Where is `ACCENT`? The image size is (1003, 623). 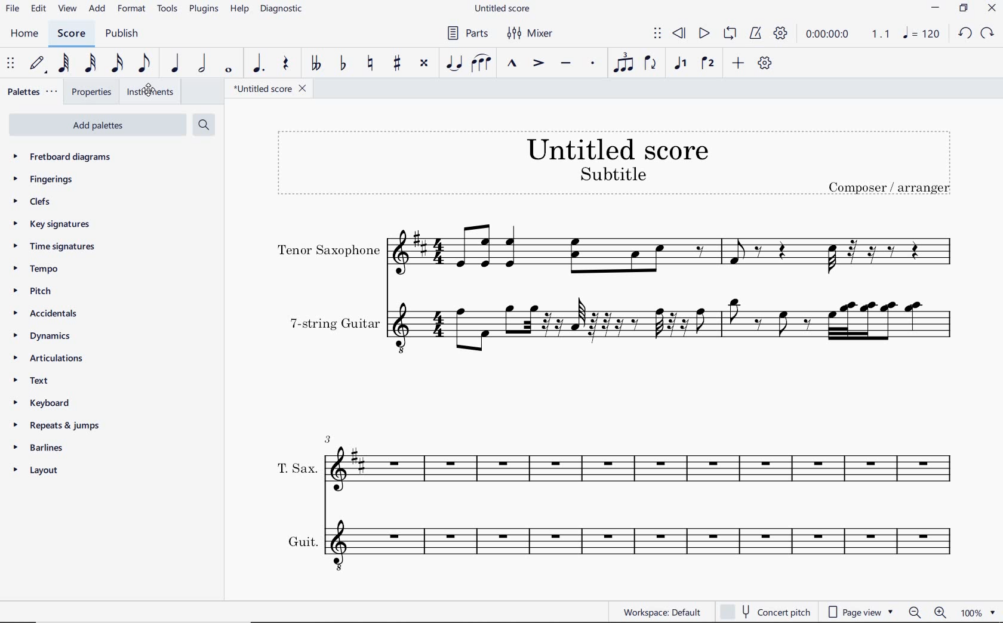
ACCENT is located at coordinates (538, 64).